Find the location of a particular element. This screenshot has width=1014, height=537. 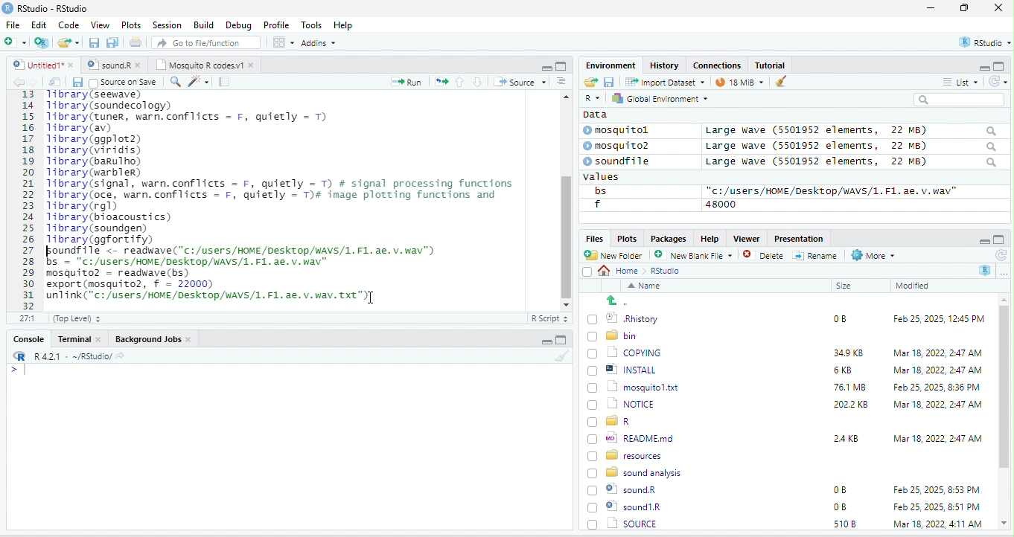

search is located at coordinates (175, 80).